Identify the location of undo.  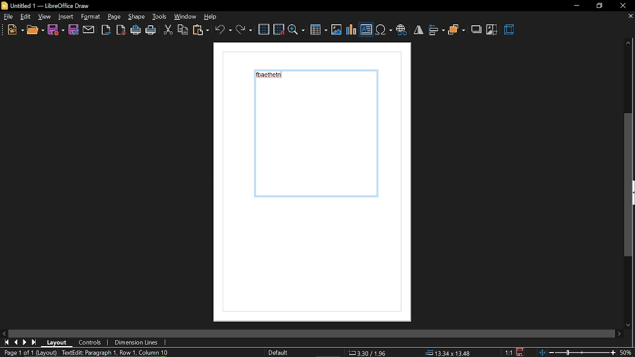
(223, 30).